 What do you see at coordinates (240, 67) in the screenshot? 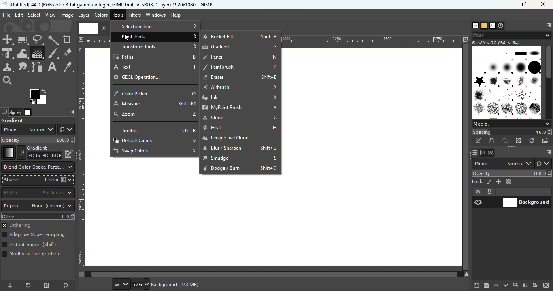
I see `Paintbrush` at bounding box center [240, 67].